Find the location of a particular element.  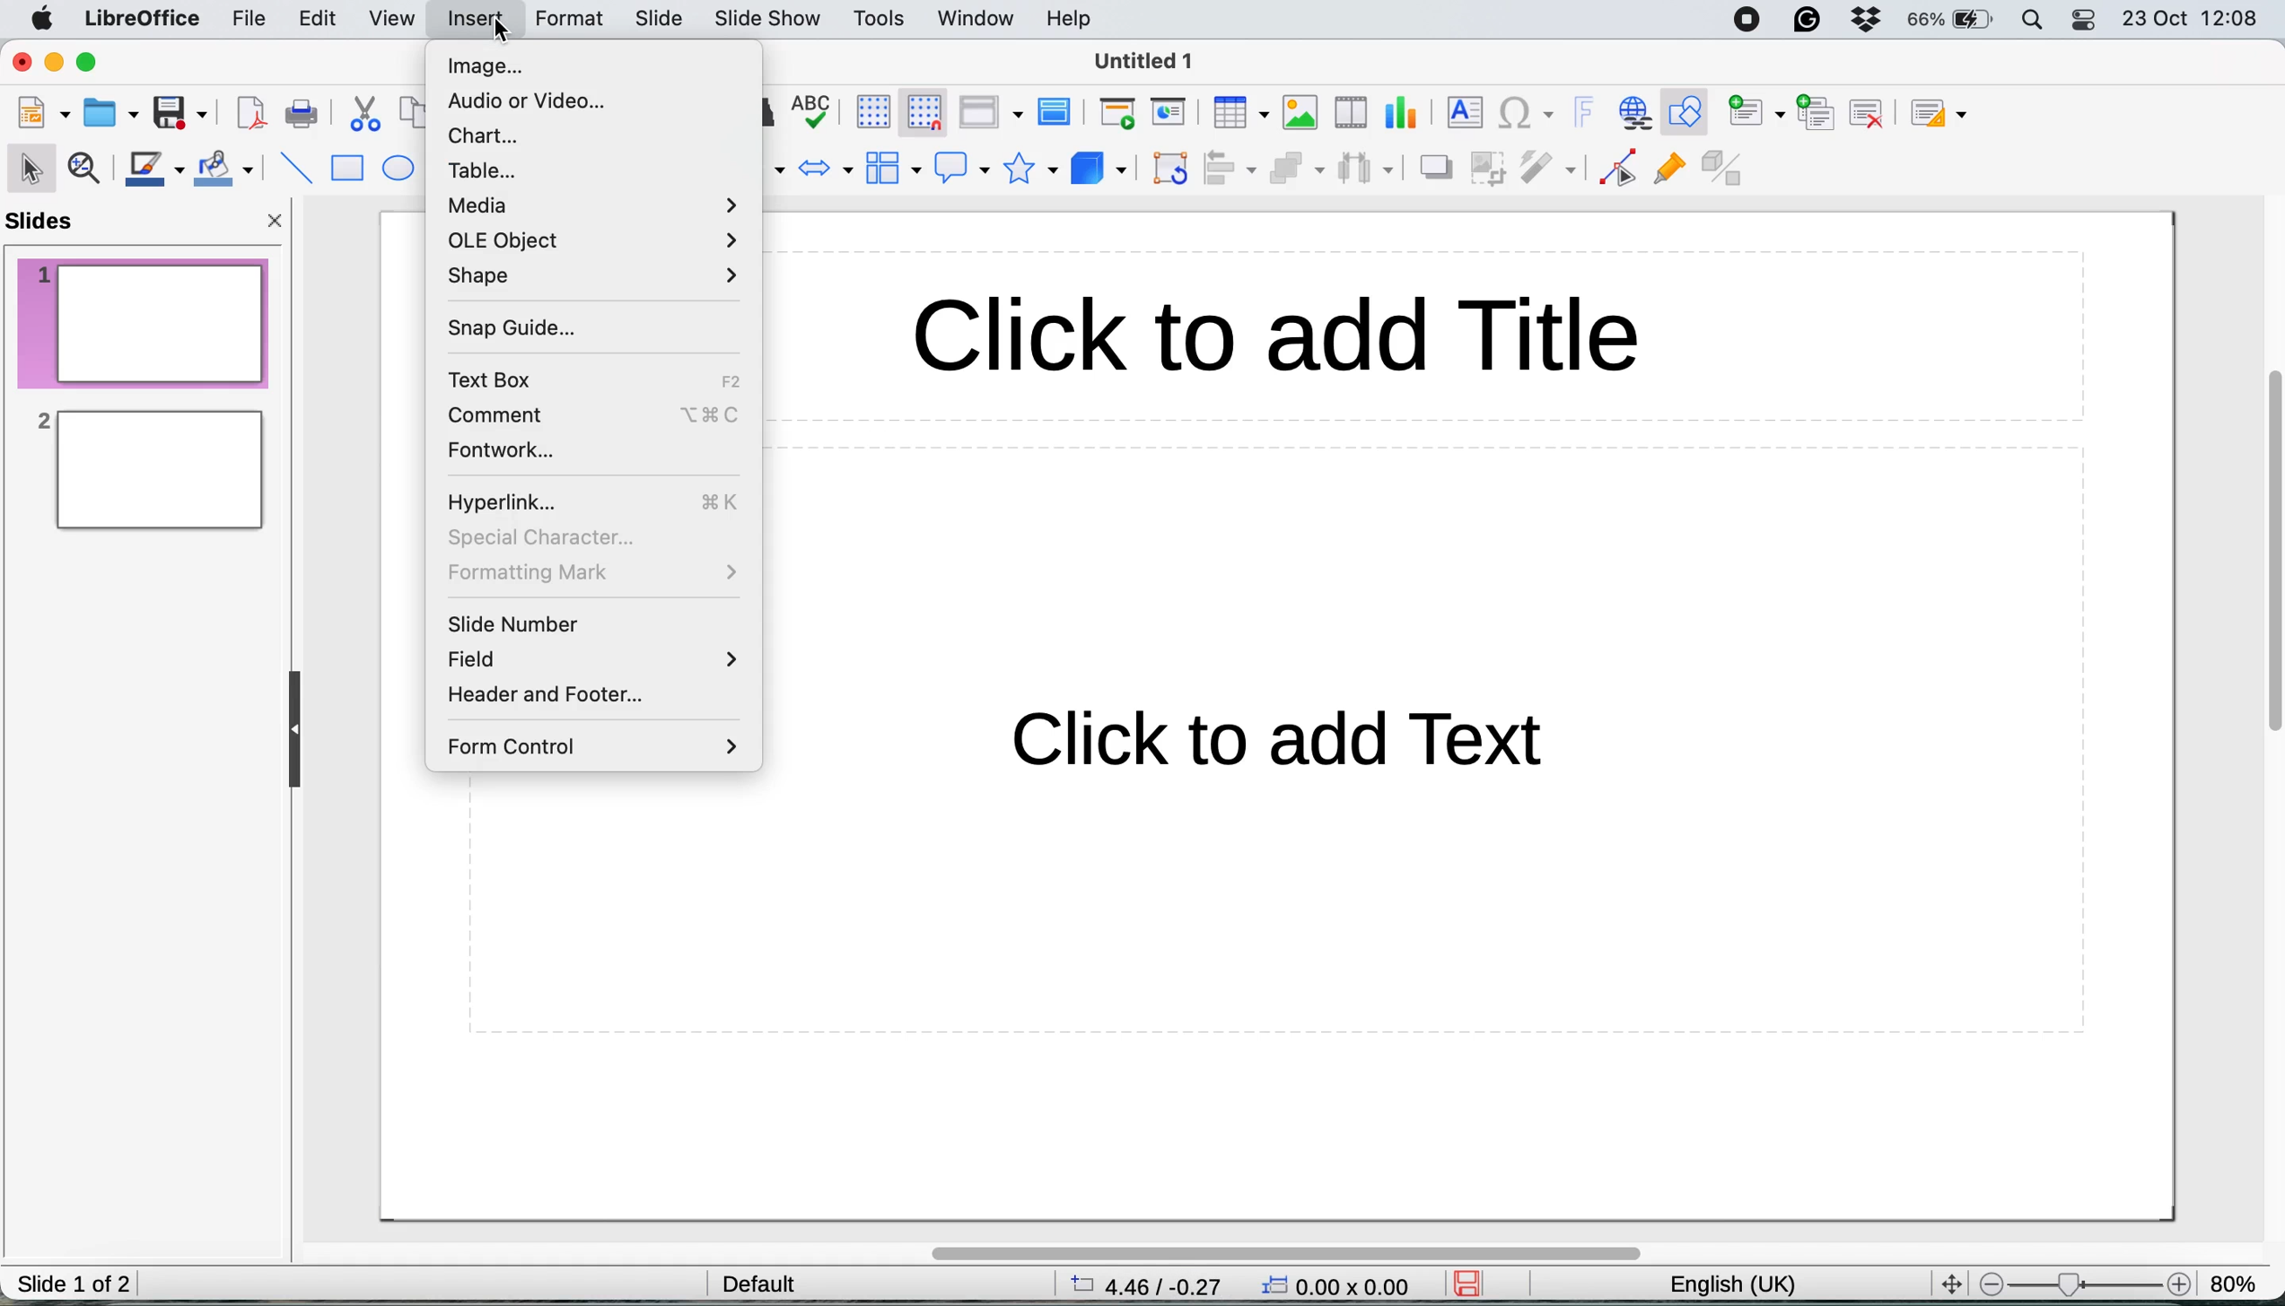

slide 1 of 2 is located at coordinates (74, 1285).